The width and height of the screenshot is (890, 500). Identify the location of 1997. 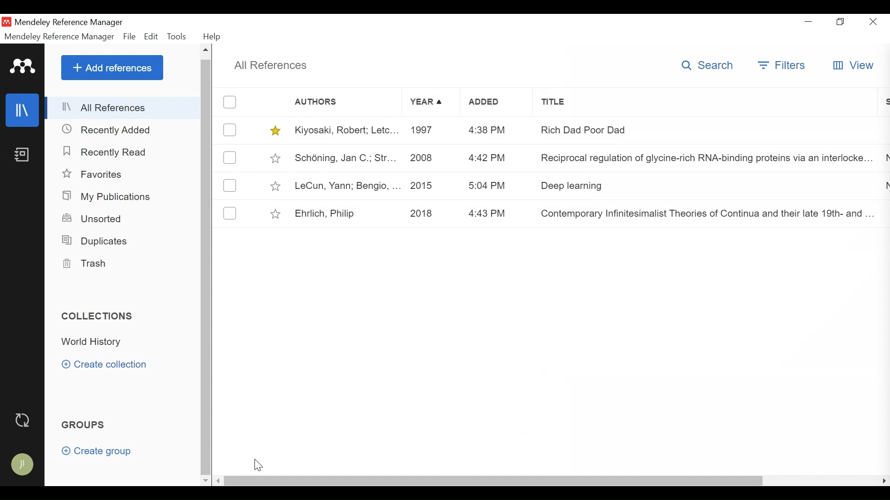
(430, 130).